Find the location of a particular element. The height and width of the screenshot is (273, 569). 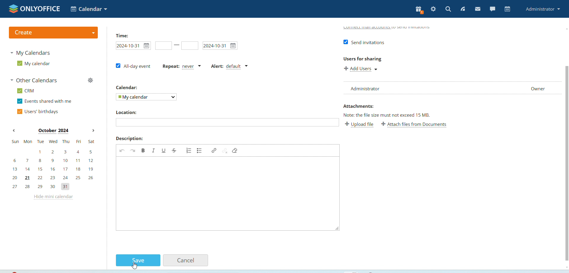

Calendar is located at coordinates (126, 87).